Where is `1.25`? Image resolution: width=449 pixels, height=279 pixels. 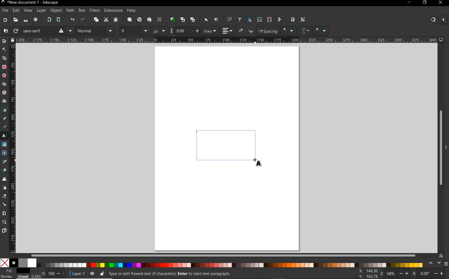
1.25 is located at coordinates (180, 31).